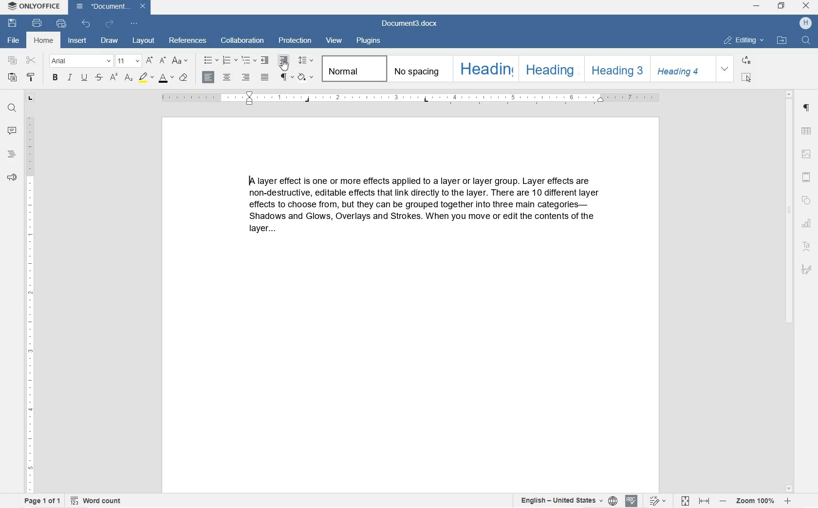 This screenshot has width=818, height=508. What do you see at coordinates (782, 40) in the screenshot?
I see `OPEN FILE LOCATION` at bounding box center [782, 40].